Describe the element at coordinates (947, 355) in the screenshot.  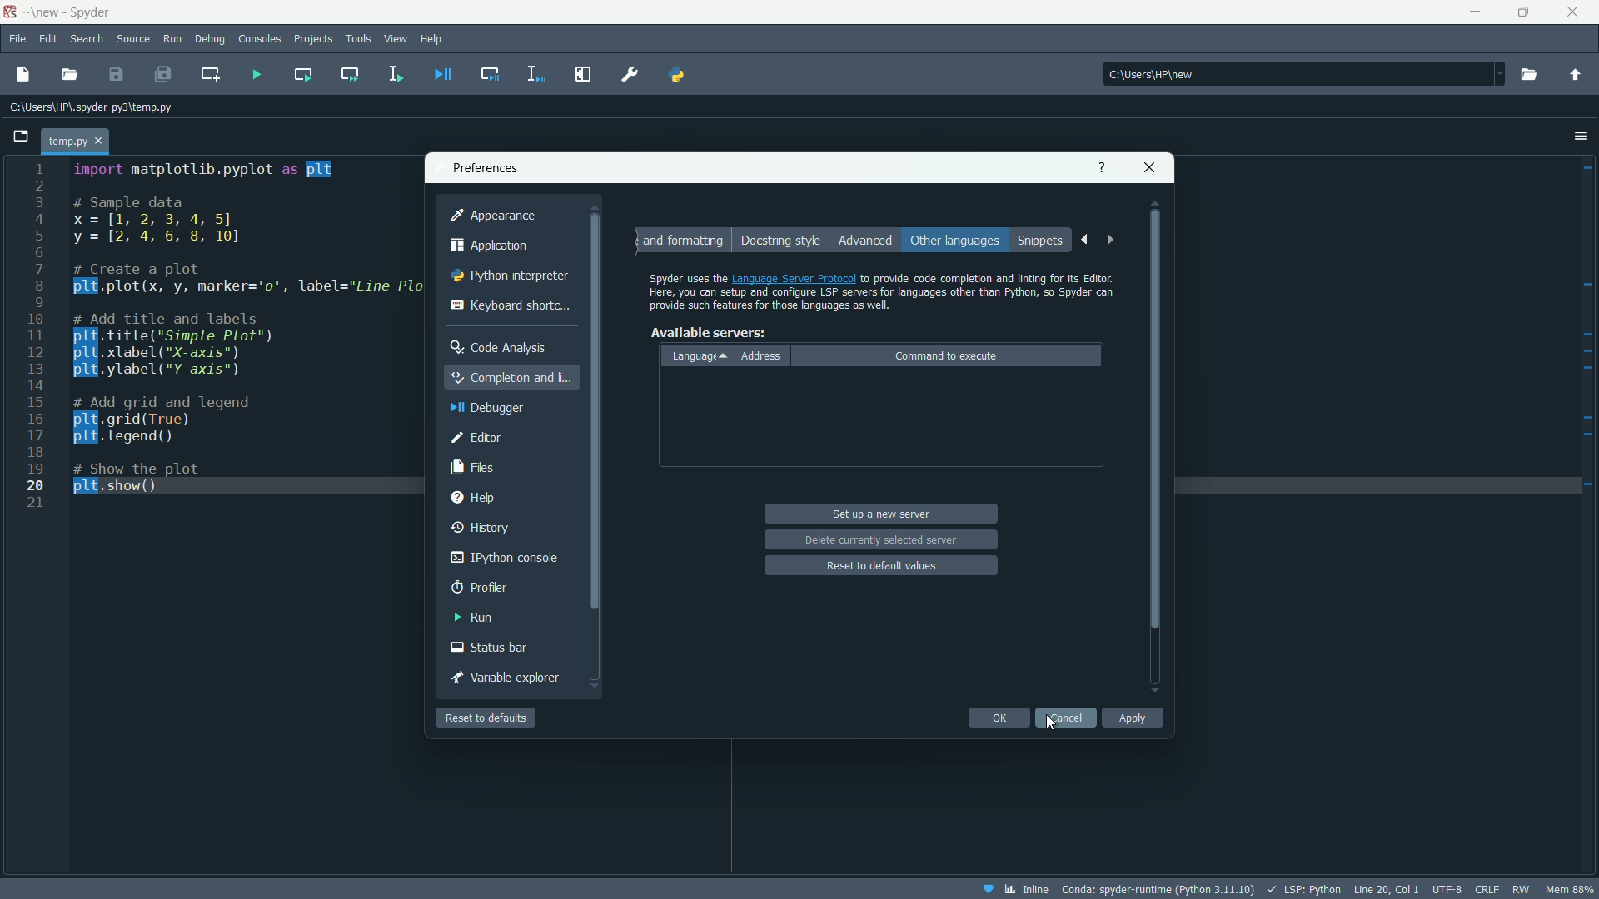
I see `command to execute` at that location.